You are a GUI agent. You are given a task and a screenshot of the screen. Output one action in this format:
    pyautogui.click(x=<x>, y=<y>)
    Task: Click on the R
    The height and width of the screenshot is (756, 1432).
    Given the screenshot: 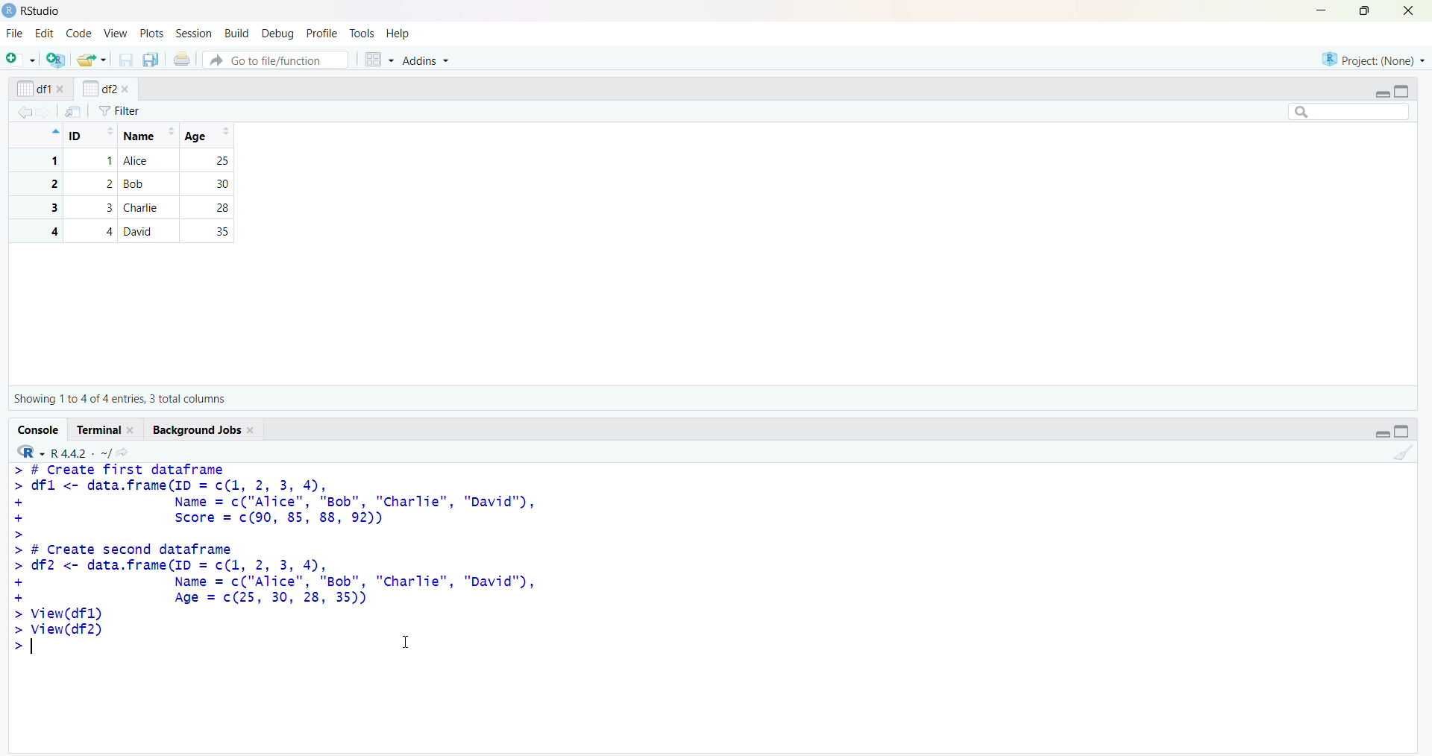 What is the action you would take?
    pyautogui.click(x=31, y=452)
    